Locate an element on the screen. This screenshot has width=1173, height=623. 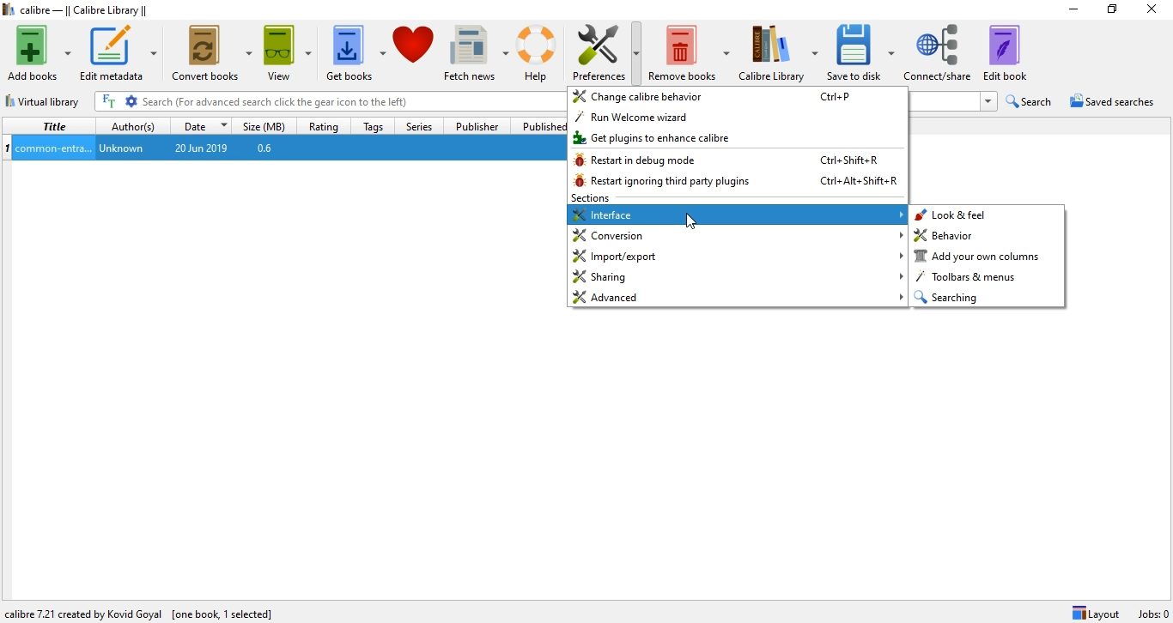
Publisher is located at coordinates (479, 126).